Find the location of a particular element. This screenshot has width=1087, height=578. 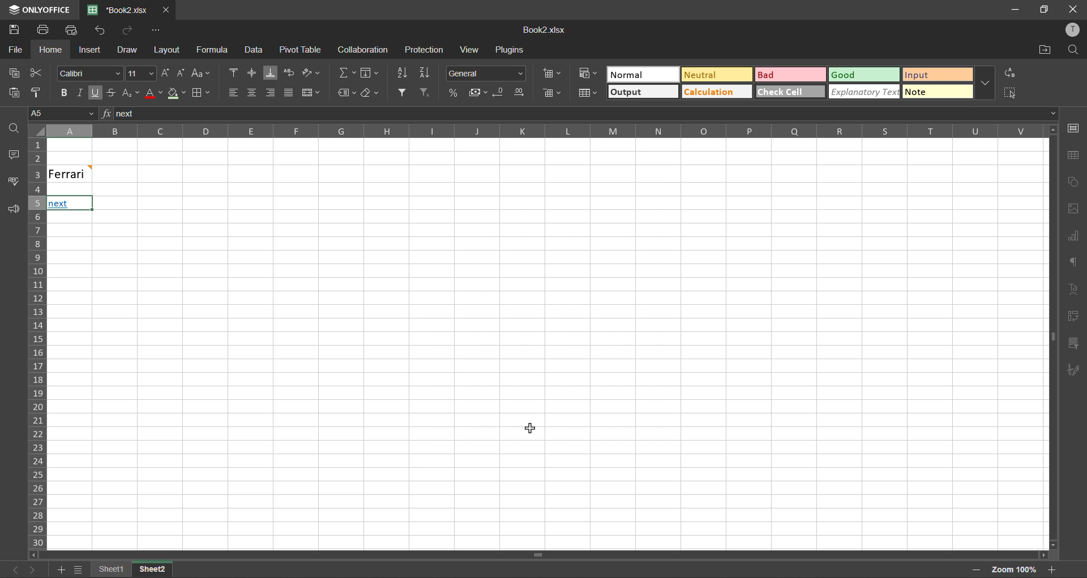

image is located at coordinates (1073, 210).